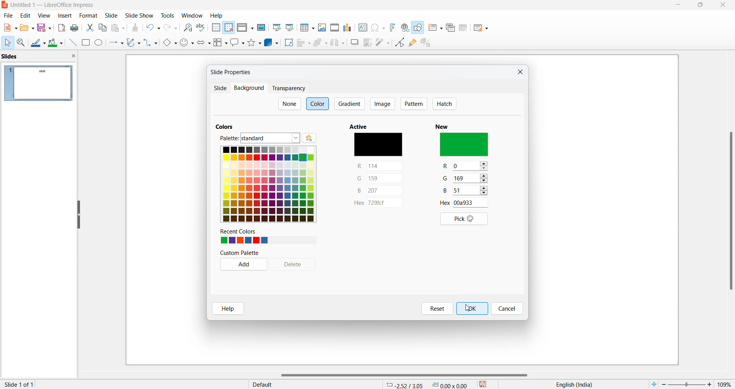 The height and width of the screenshot is (389, 735). What do you see at coordinates (192, 16) in the screenshot?
I see `window` at bounding box center [192, 16].